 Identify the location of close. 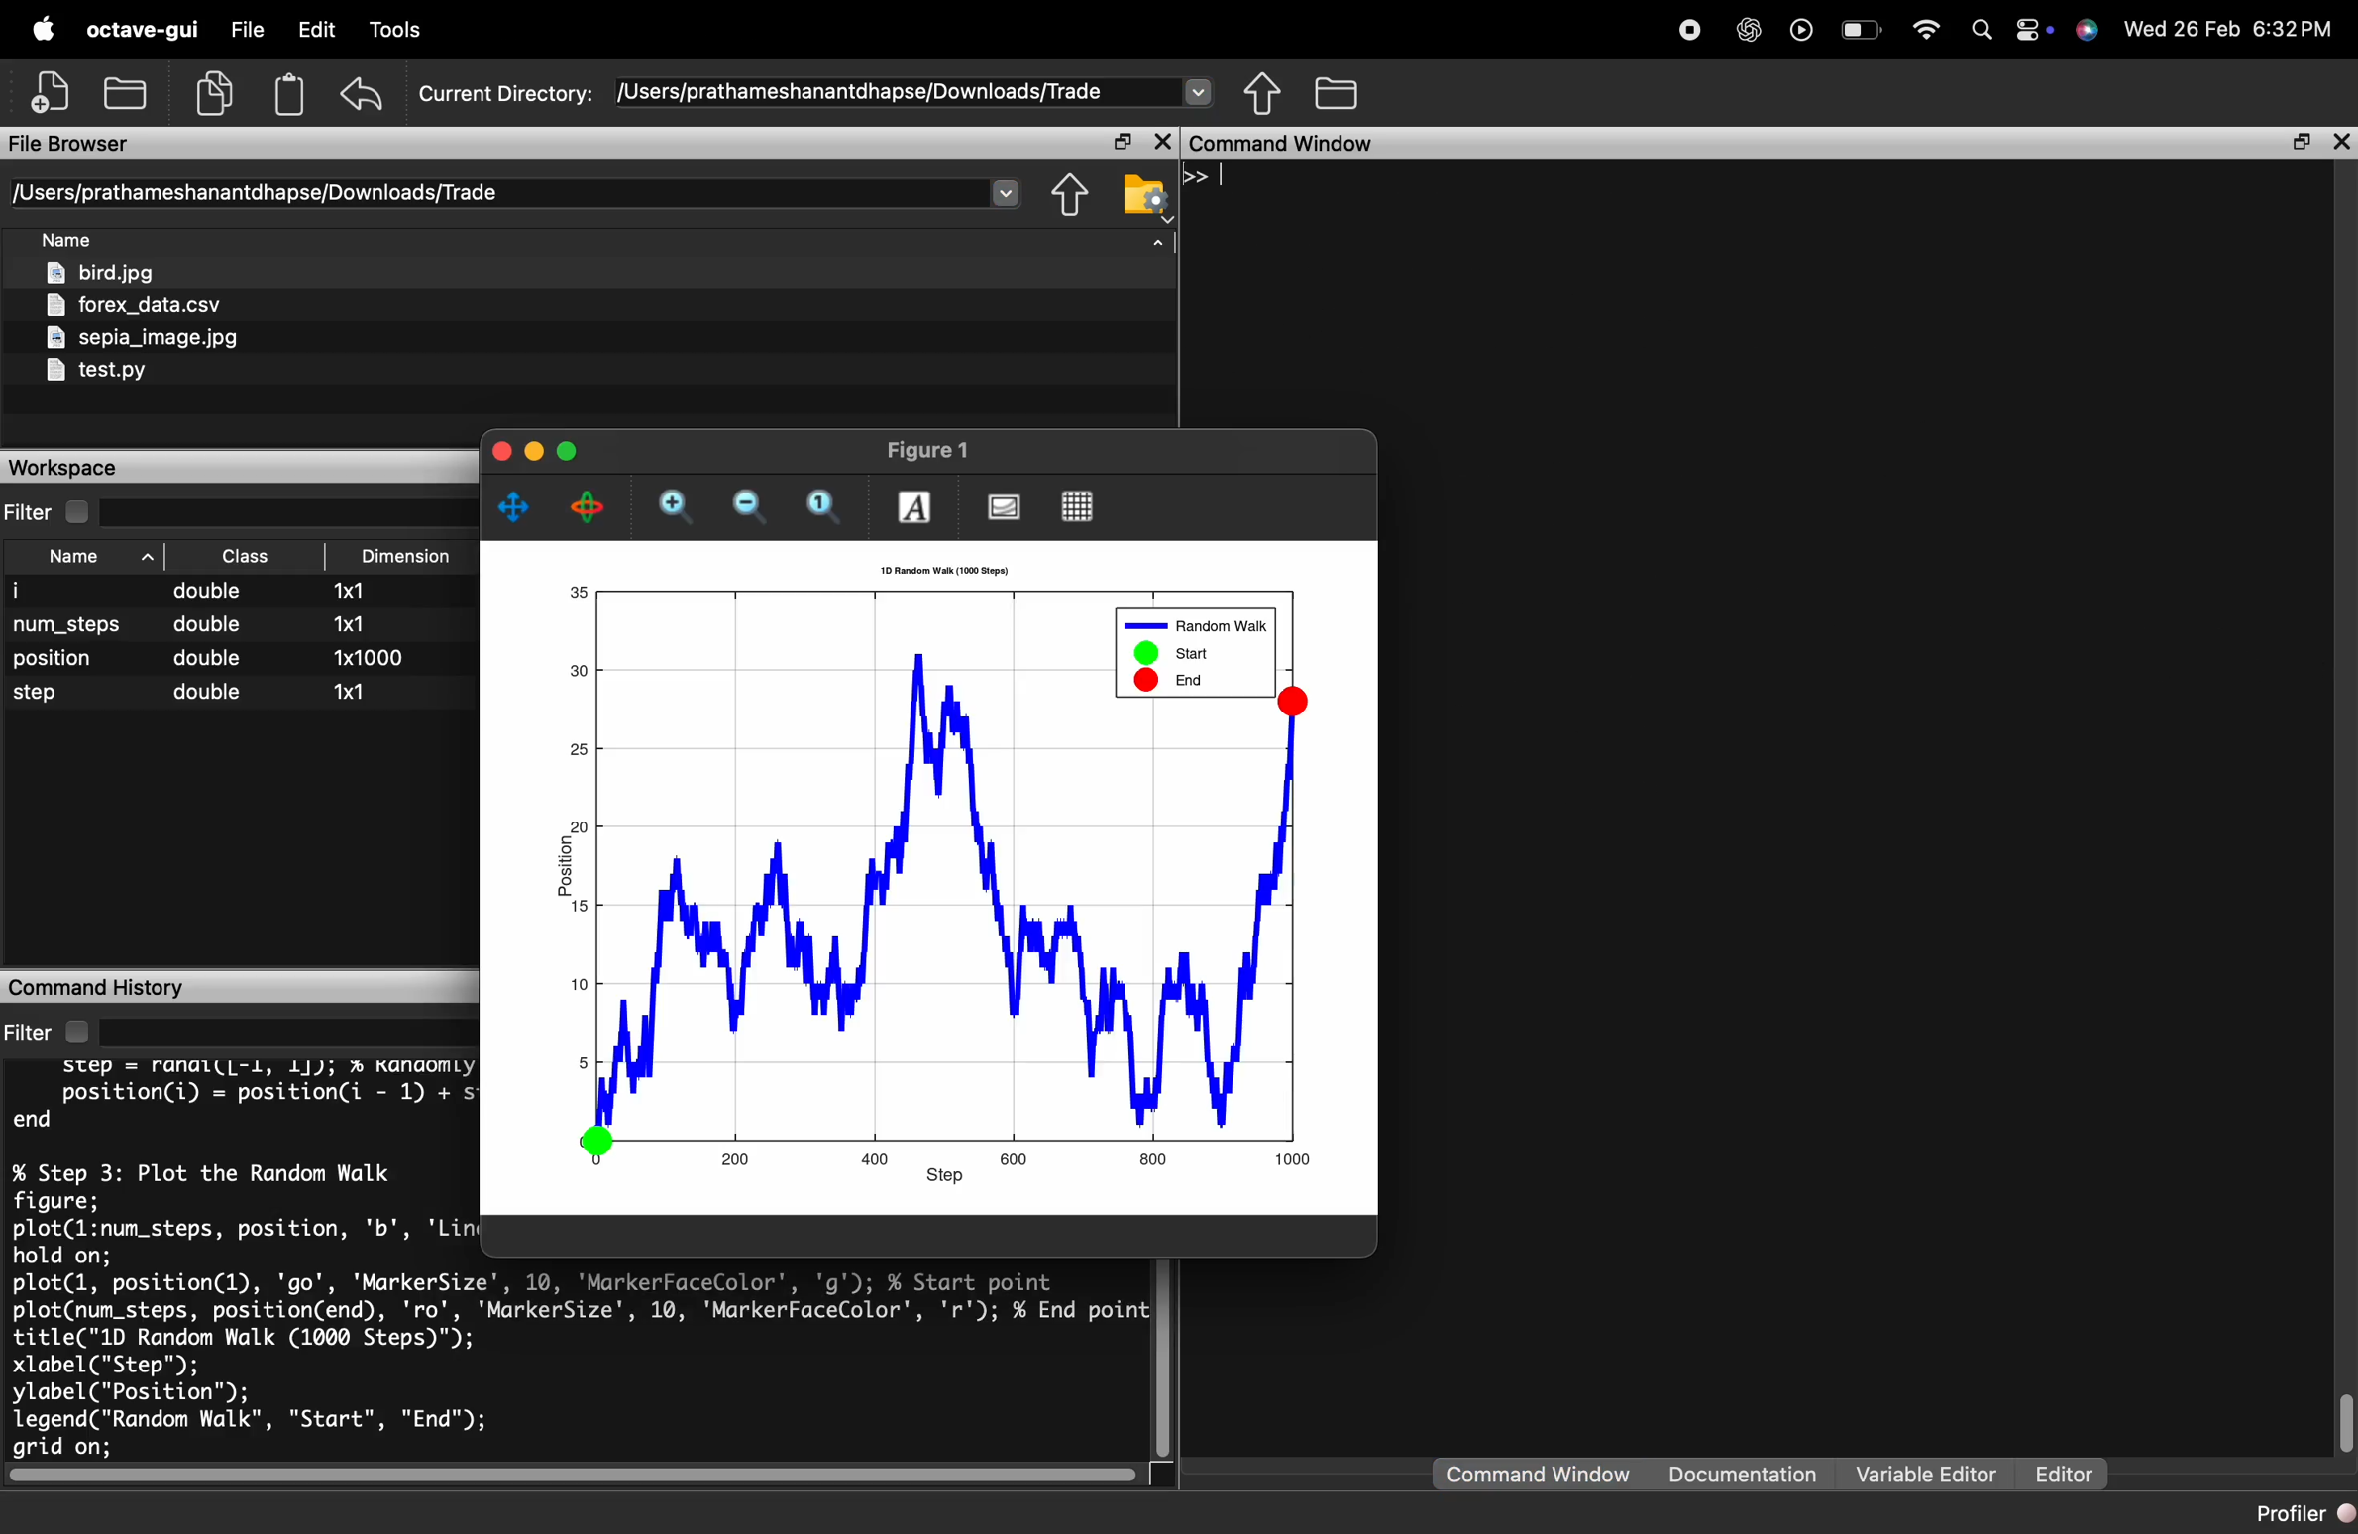
(2340, 142).